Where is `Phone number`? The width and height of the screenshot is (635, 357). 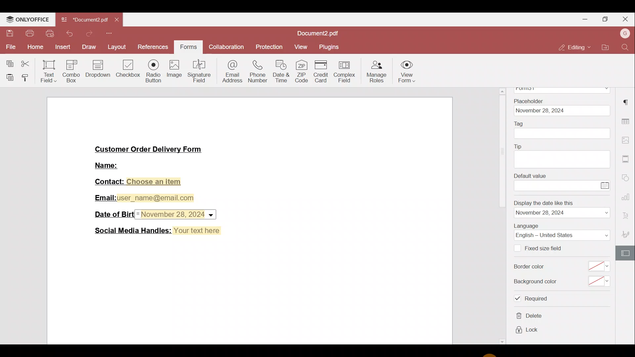
Phone number is located at coordinates (258, 70).